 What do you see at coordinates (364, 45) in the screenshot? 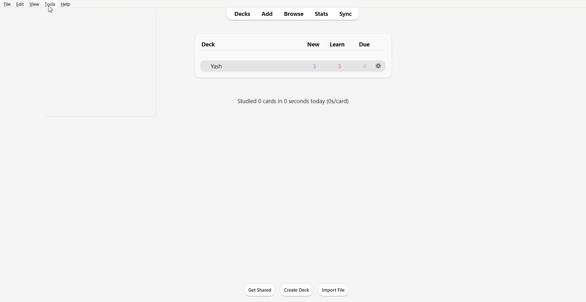
I see `due` at bounding box center [364, 45].